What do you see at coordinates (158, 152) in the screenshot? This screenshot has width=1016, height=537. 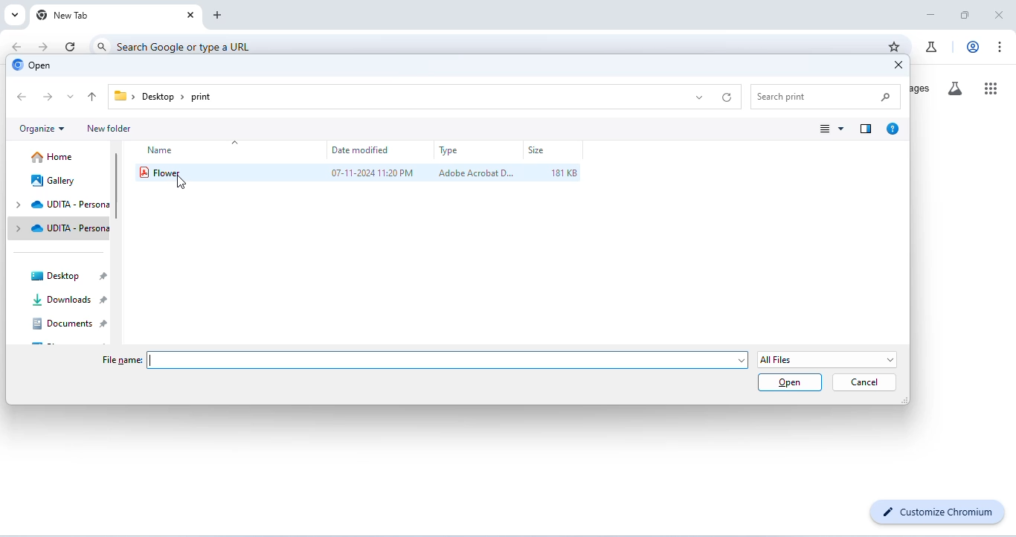 I see `name` at bounding box center [158, 152].